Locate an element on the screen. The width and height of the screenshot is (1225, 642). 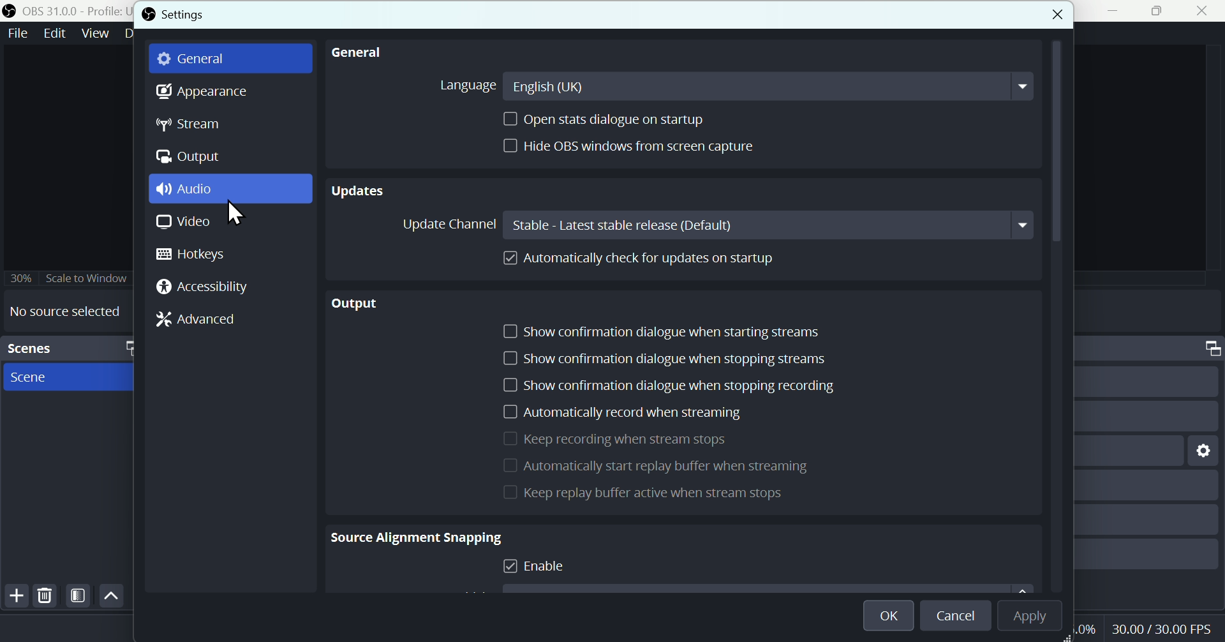
Advanced is located at coordinates (196, 325).